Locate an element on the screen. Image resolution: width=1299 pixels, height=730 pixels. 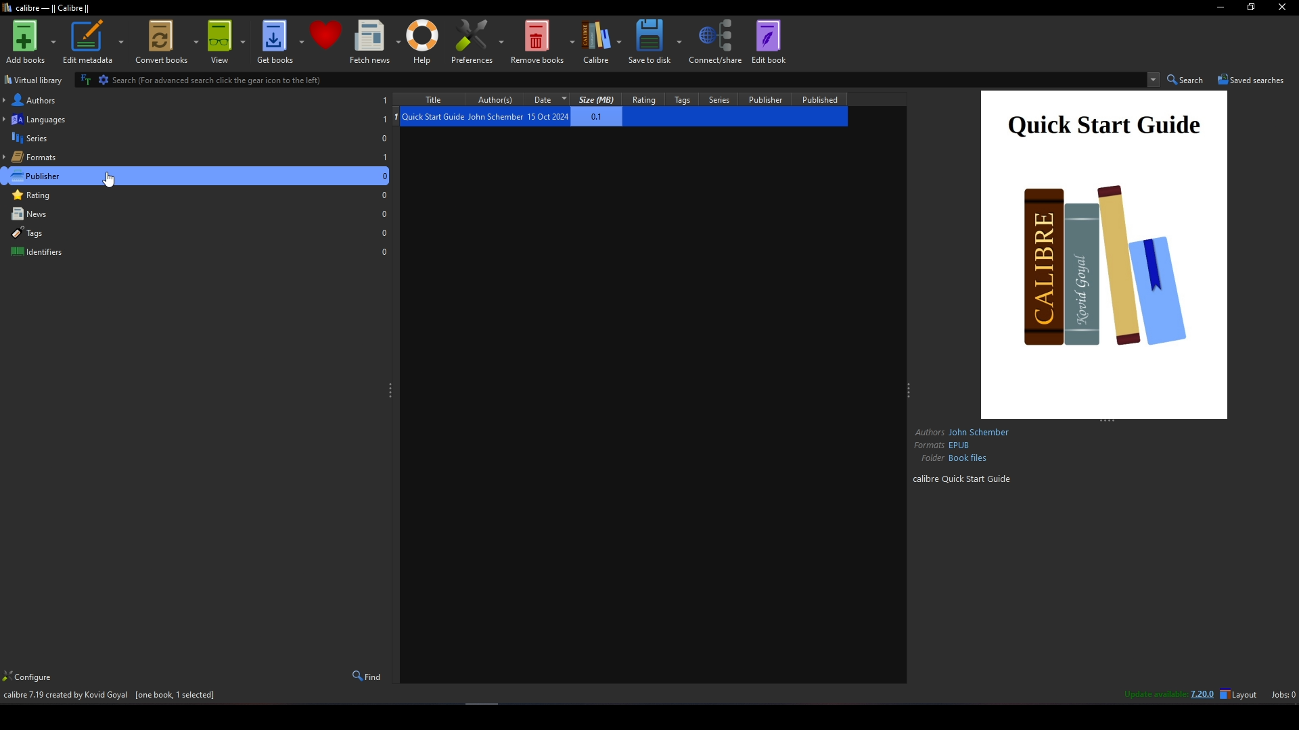
Jobs is located at coordinates (1283, 695).